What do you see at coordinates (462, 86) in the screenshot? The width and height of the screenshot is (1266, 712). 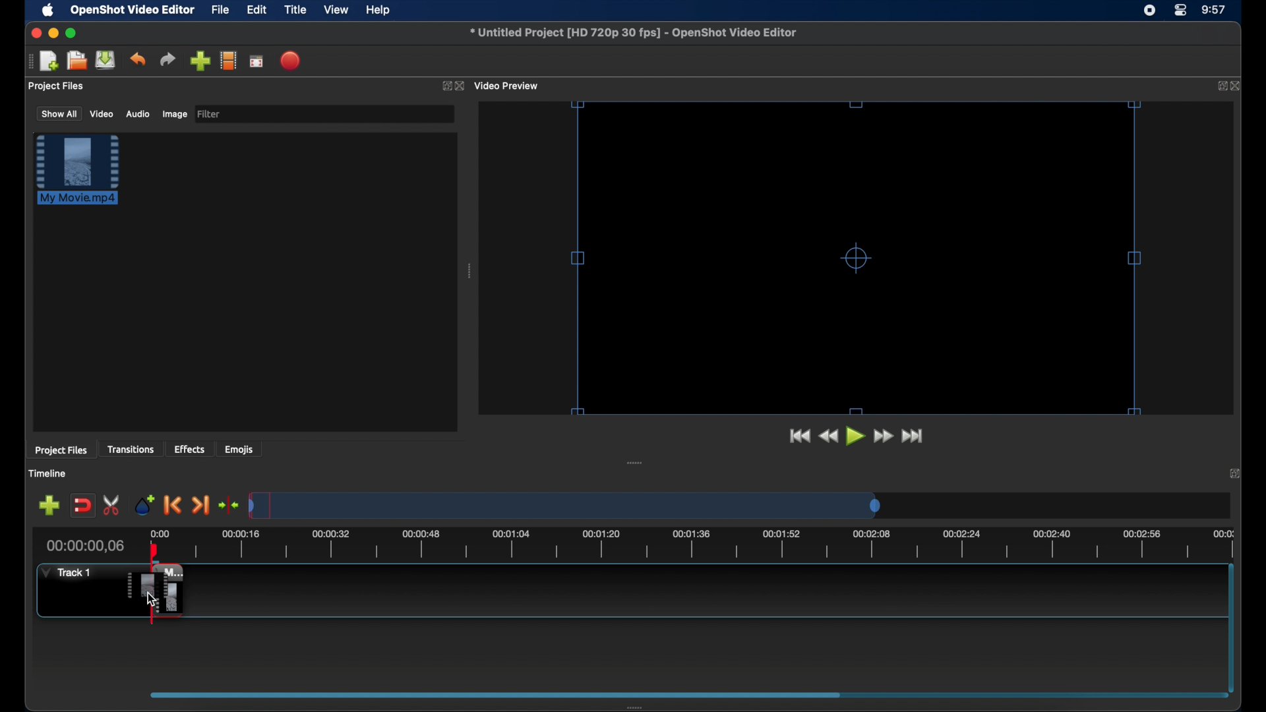 I see `close` at bounding box center [462, 86].